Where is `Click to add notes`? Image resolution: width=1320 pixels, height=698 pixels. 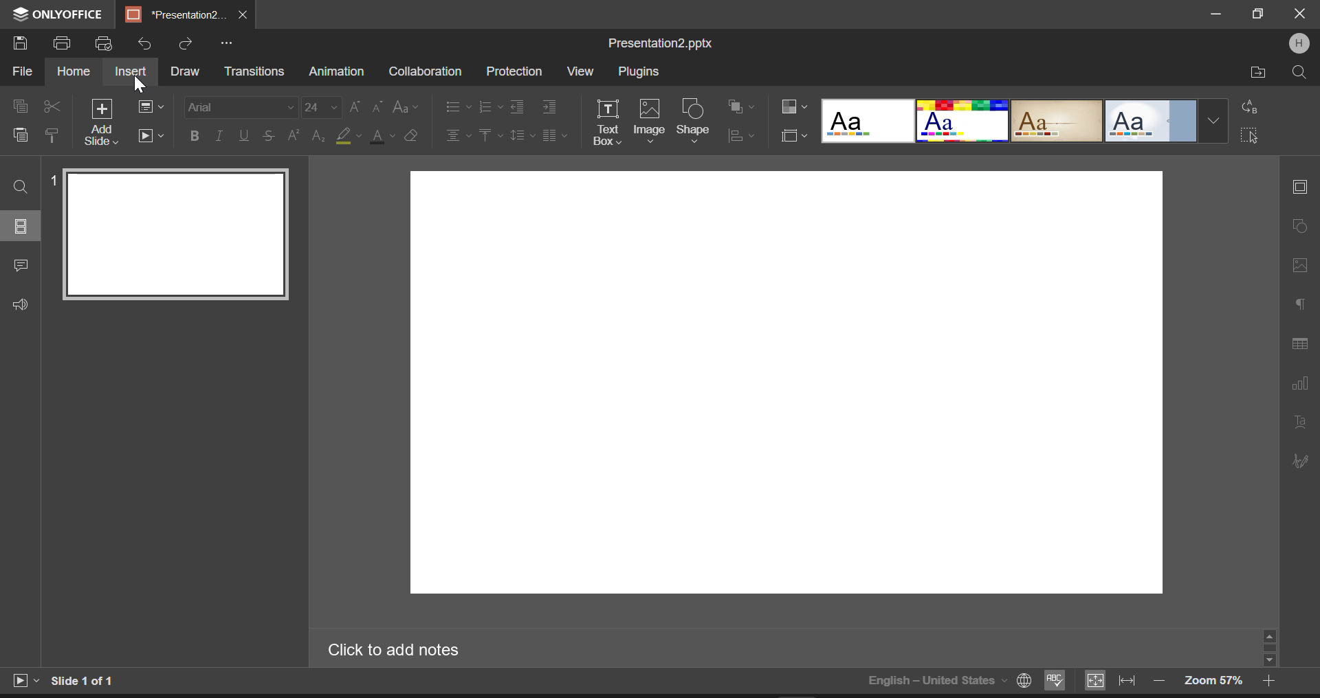 Click to add notes is located at coordinates (403, 650).